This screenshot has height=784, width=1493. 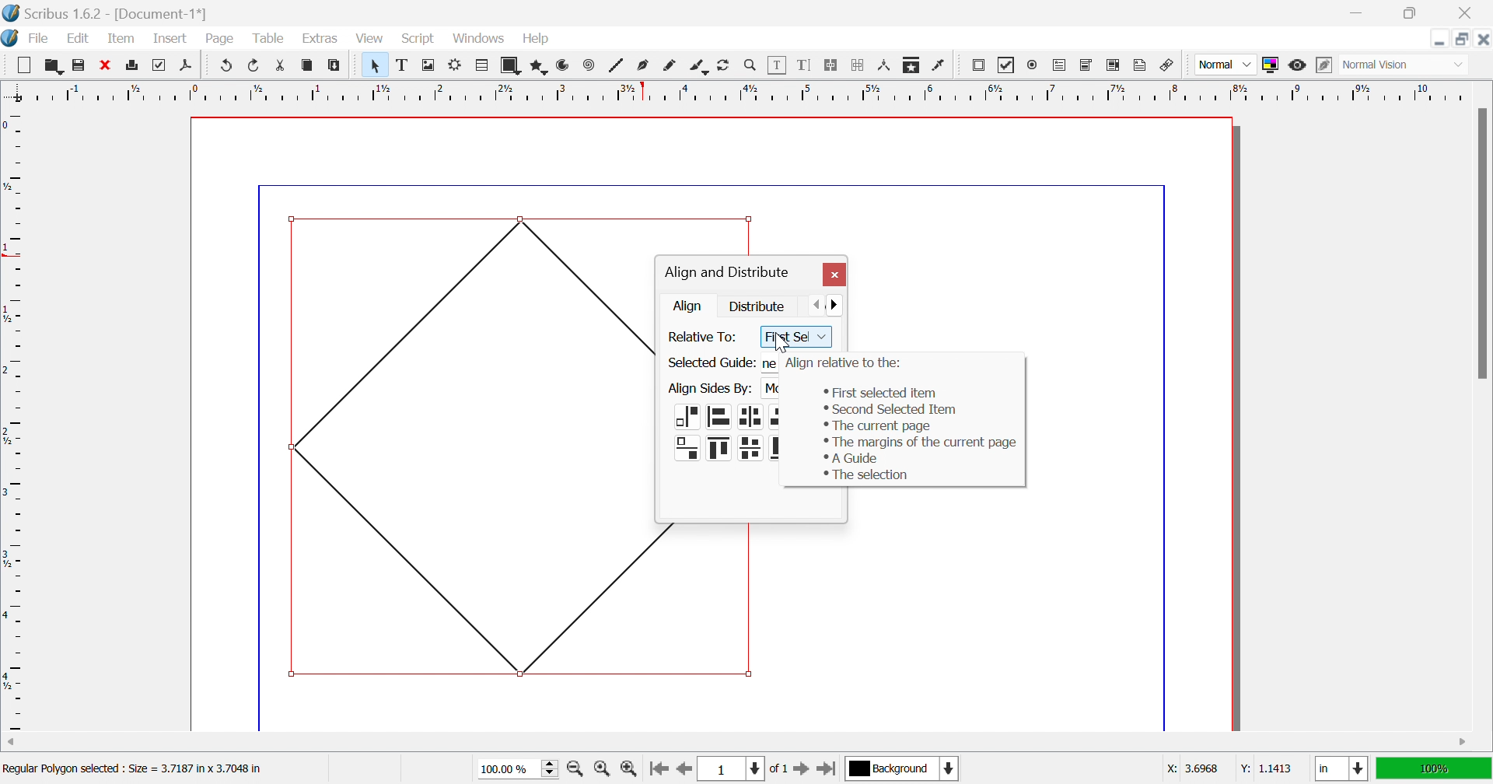 What do you see at coordinates (1087, 65) in the screenshot?
I see `PDF combo box` at bounding box center [1087, 65].